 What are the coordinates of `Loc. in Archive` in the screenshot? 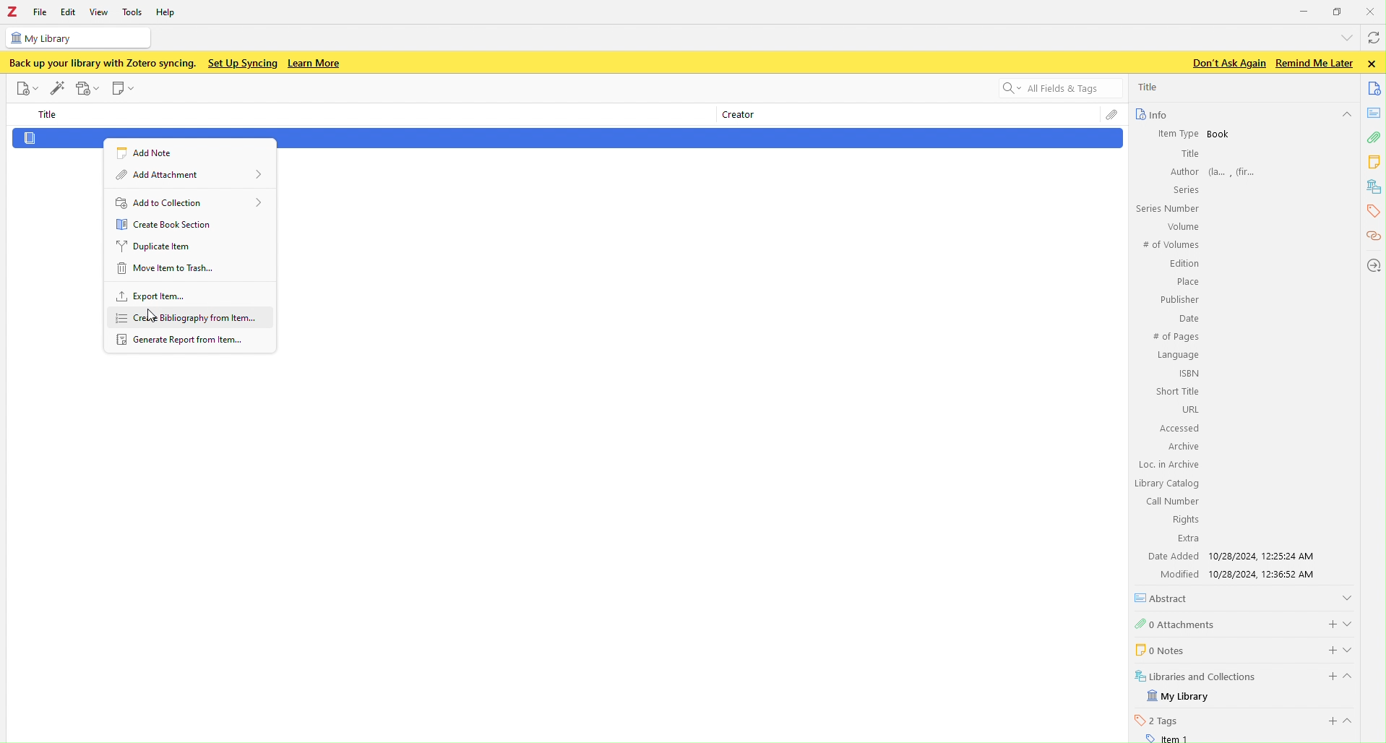 It's located at (1169, 465).